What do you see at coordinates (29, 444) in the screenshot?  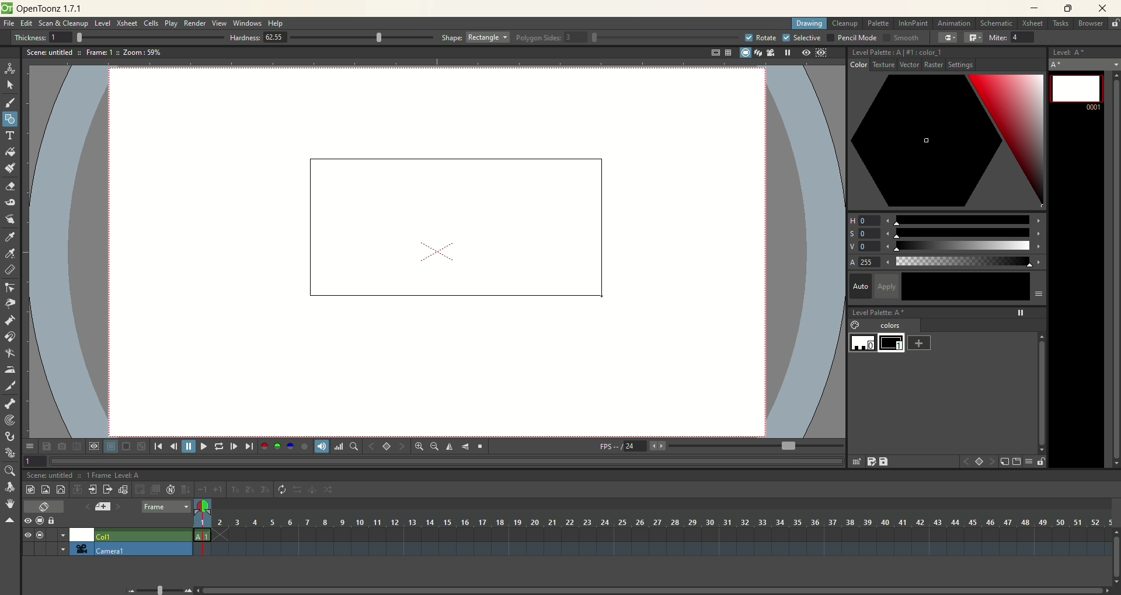 I see `options` at bounding box center [29, 444].